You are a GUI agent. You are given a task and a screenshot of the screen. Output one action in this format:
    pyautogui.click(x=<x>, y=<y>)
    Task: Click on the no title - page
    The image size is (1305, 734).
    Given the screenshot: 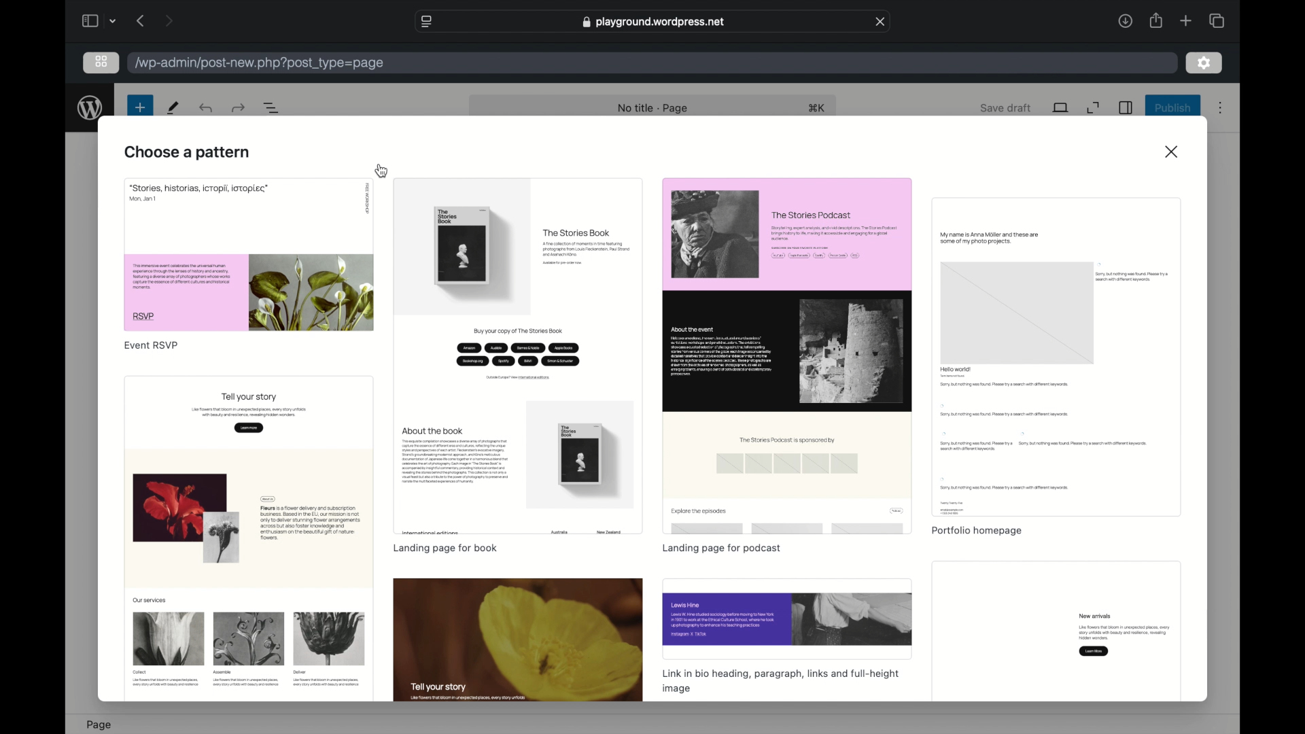 What is the action you would take?
    pyautogui.click(x=654, y=109)
    